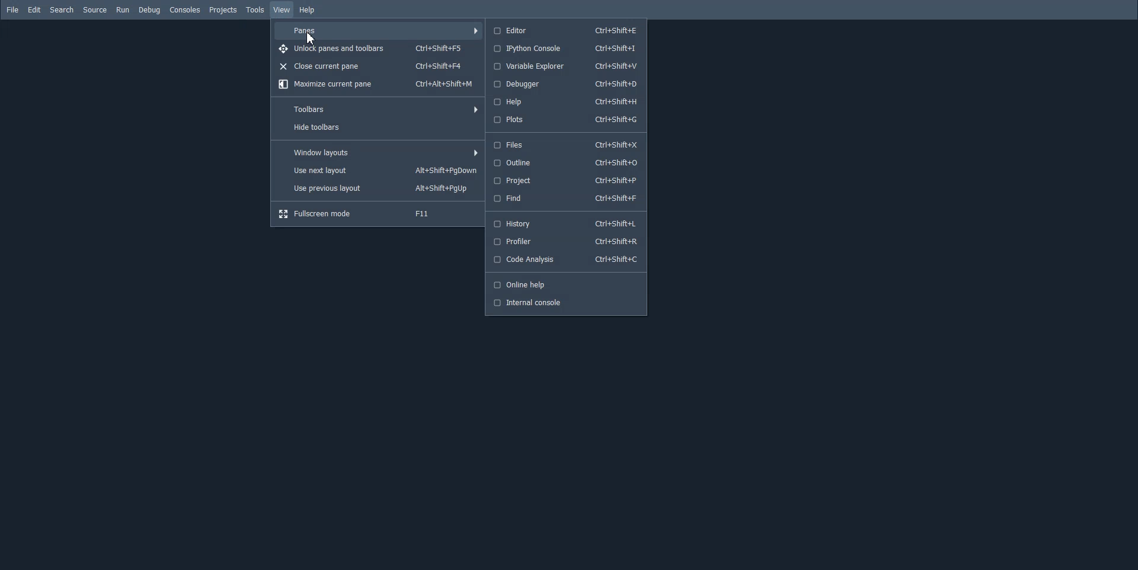  Describe the element at coordinates (307, 10) in the screenshot. I see `Help` at that location.